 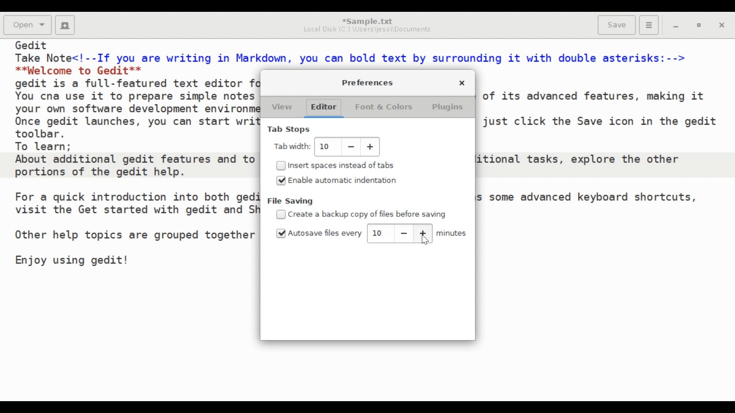 I want to click on File Saving, so click(x=292, y=201).